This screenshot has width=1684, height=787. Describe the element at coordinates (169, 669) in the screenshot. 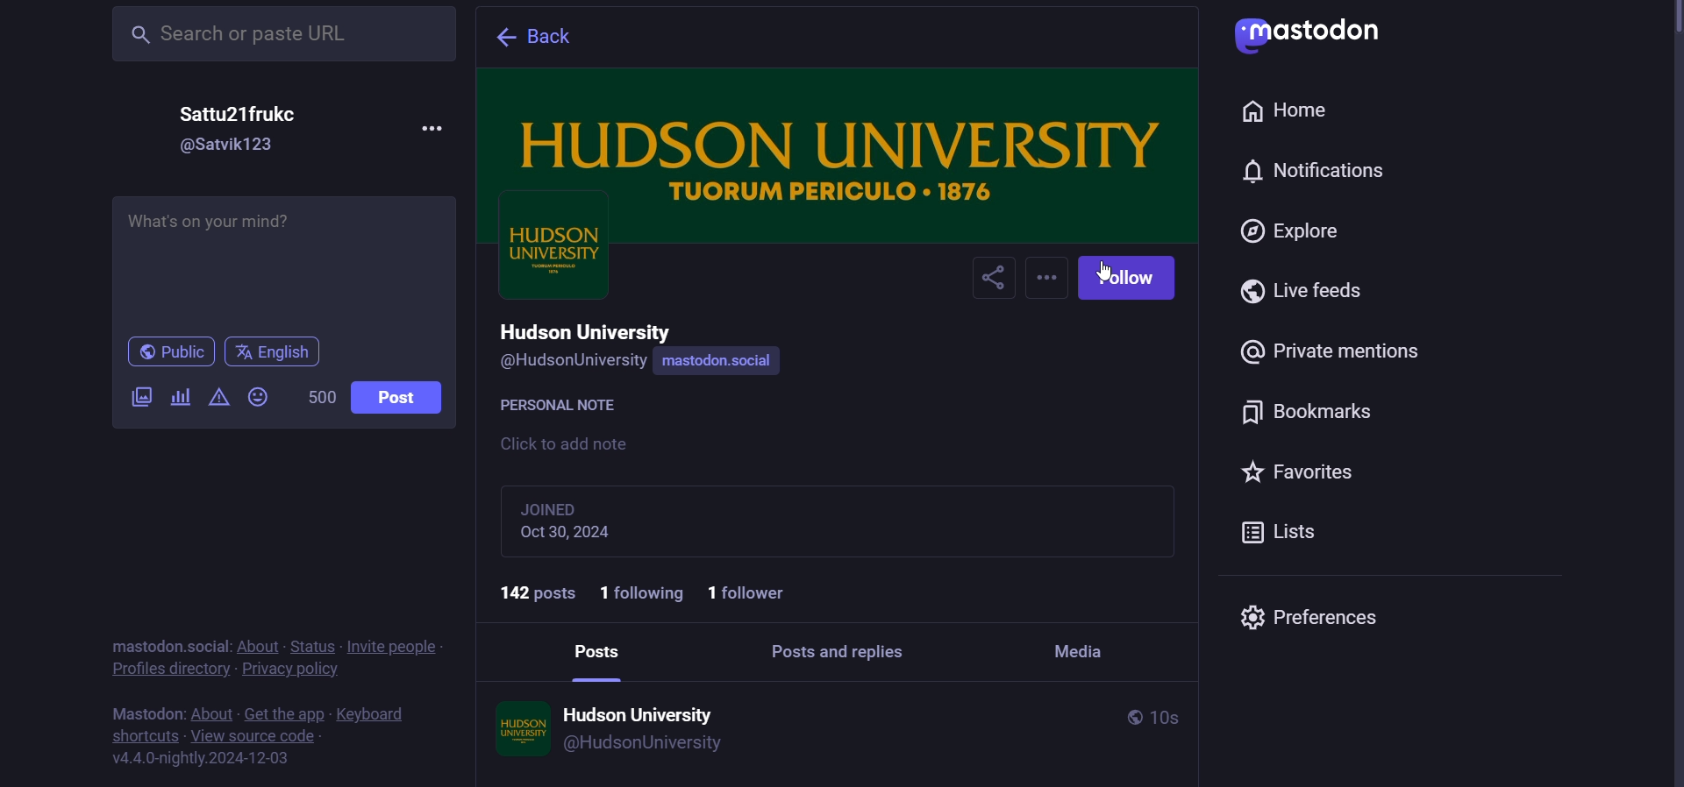

I see `profiles directory` at that location.